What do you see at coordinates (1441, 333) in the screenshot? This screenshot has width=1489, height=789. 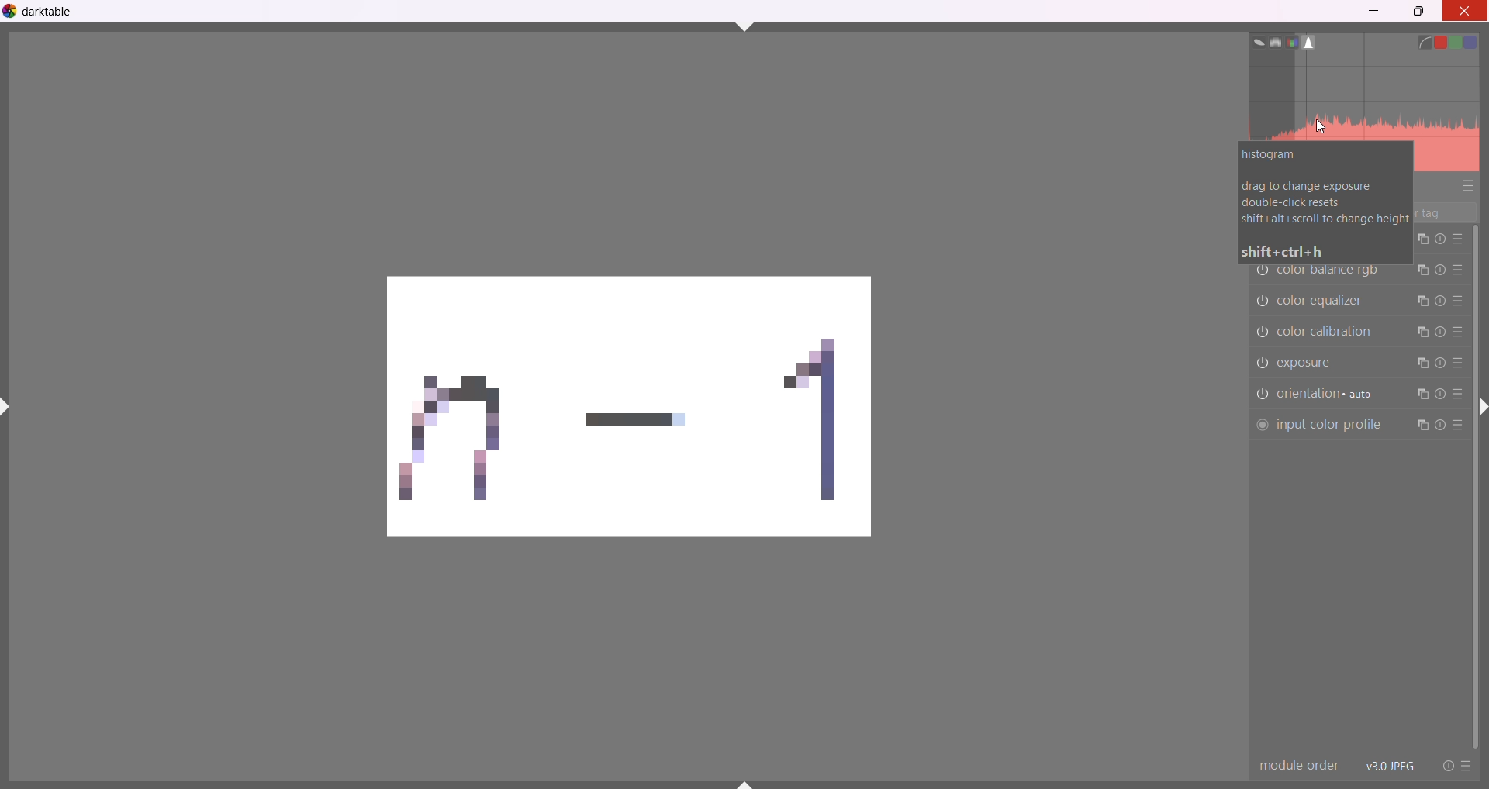 I see `reset parameters` at bounding box center [1441, 333].